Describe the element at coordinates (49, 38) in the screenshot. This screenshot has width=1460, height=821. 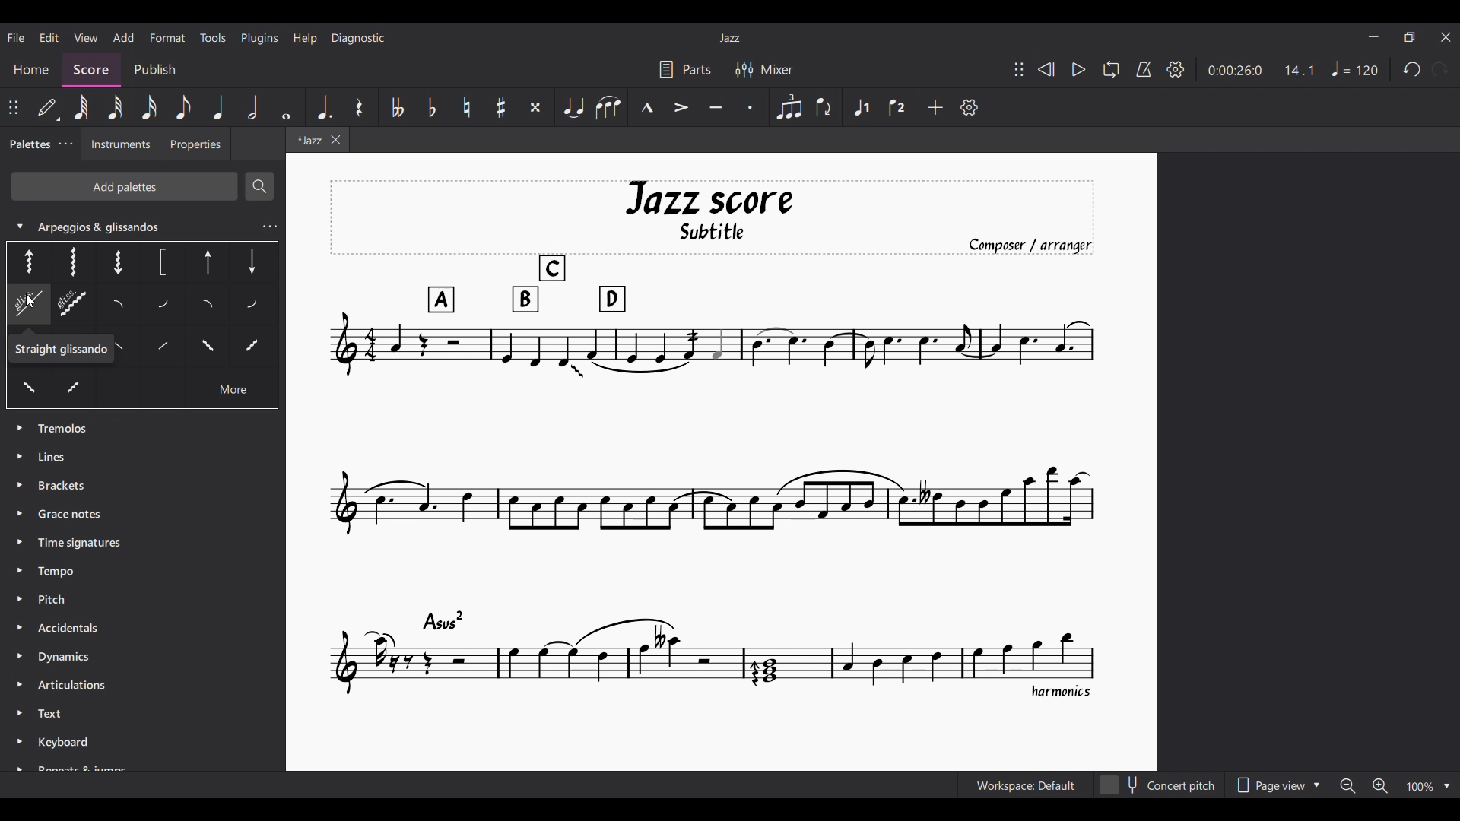
I see `Edit menu` at that location.